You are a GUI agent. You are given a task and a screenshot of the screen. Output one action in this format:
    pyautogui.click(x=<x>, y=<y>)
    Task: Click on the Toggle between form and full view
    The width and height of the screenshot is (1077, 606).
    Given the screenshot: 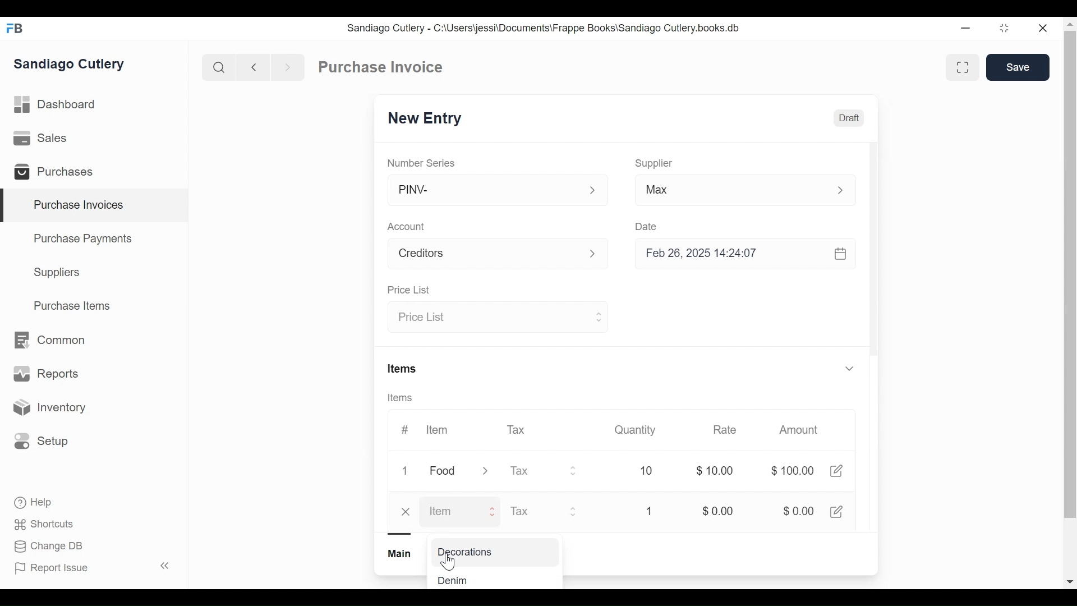 What is the action you would take?
    pyautogui.click(x=963, y=68)
    